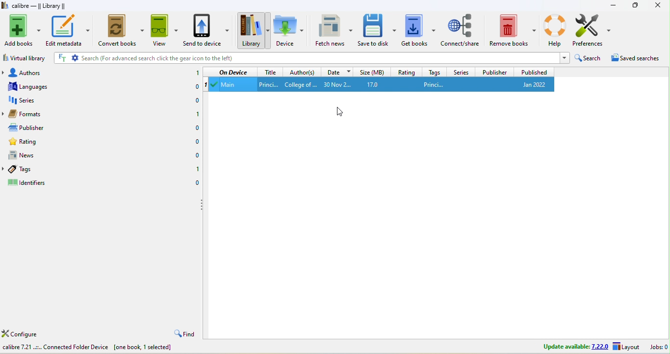 The height and width of the screenshot is (354, 670). Describe the element at coordinates (433, 72) in the screenshot. I see `tags` at that location.